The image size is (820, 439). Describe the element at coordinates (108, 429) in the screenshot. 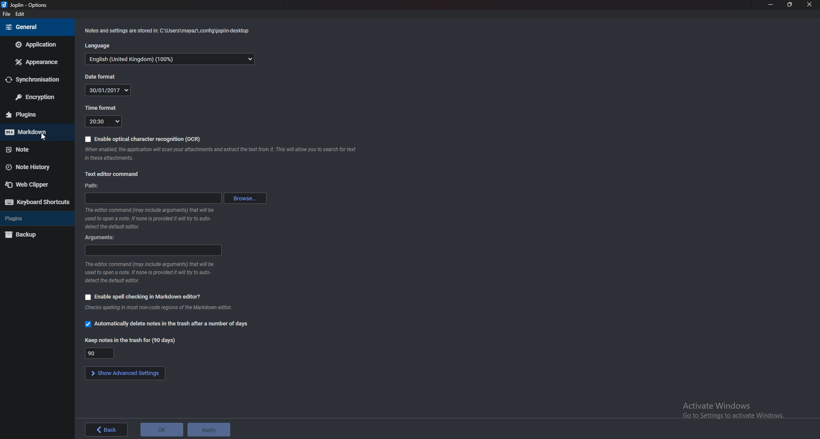

I see `back` at that location.